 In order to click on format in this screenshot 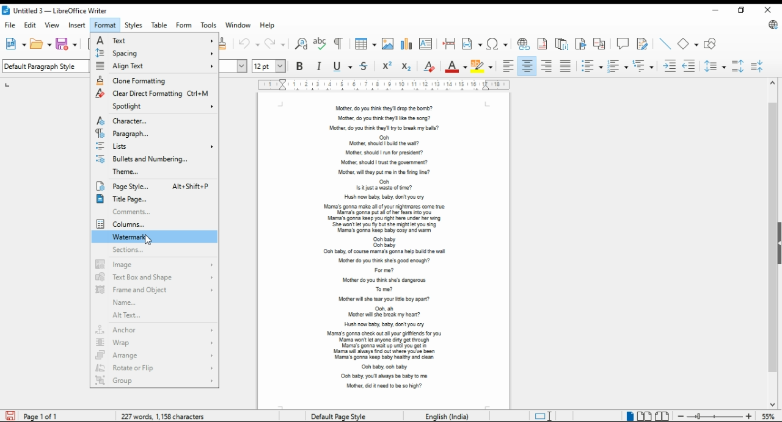, I will do `click(105, 24)`.